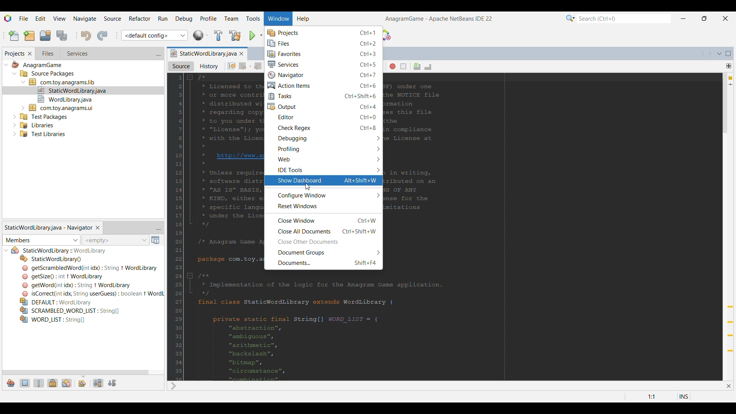  I want to click on Scroll documents right, so click(710, 54).